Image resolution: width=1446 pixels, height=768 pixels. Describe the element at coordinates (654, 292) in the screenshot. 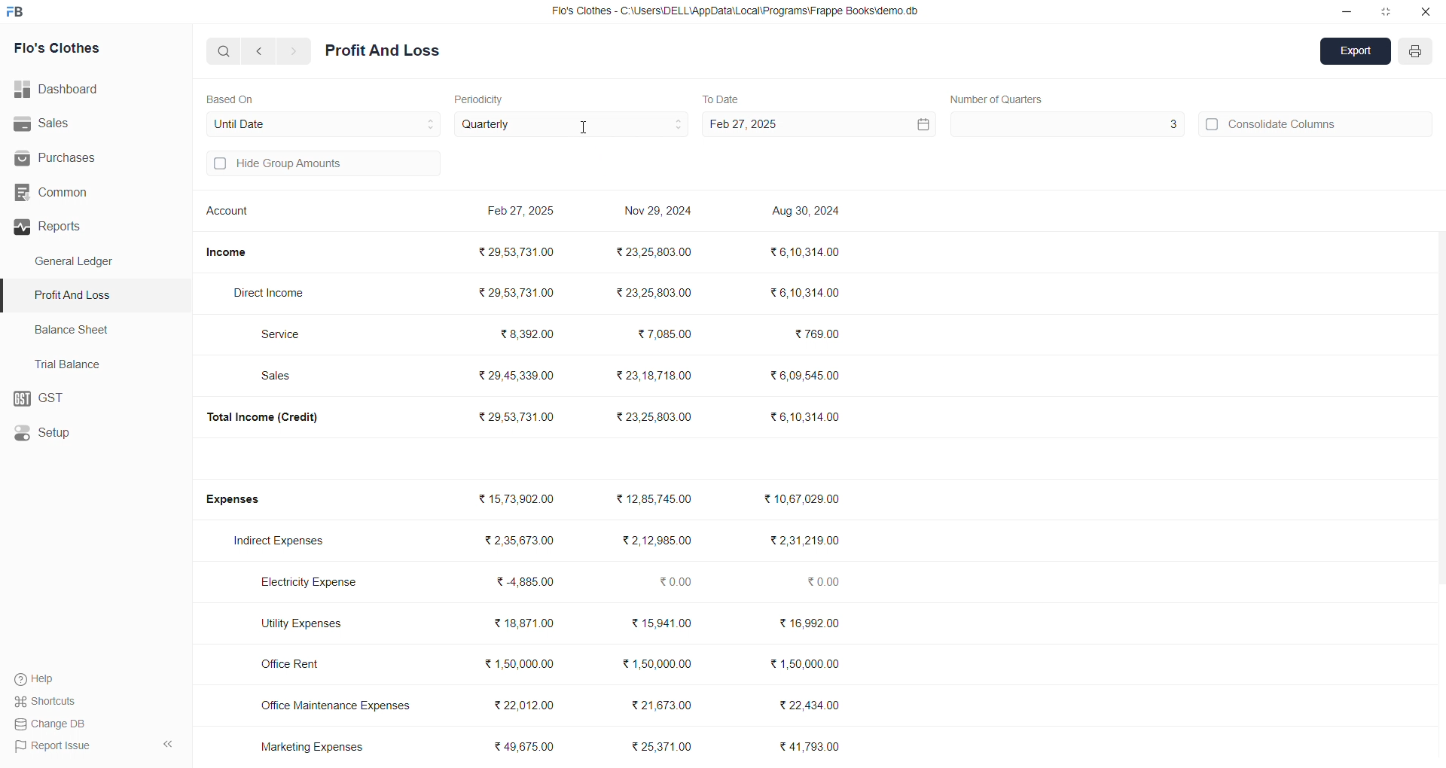

I see `₹23,25803.00` at that location.